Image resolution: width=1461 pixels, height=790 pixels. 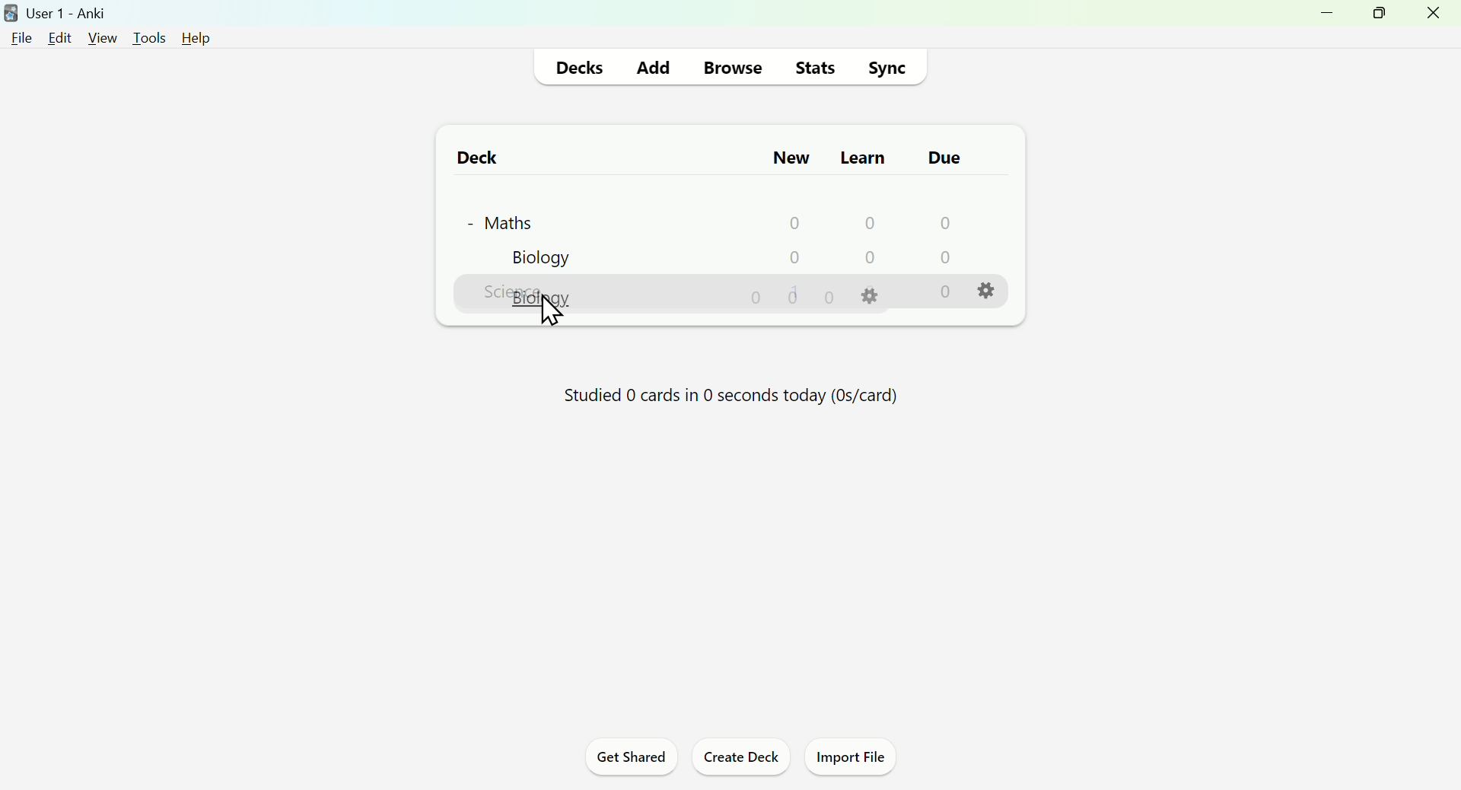 I want to click on Import File, so click(x=857, y=760).